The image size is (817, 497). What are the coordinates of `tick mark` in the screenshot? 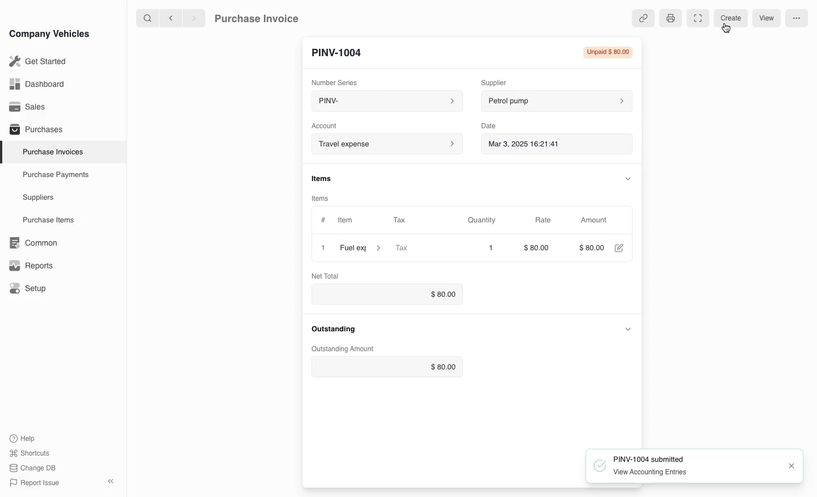 It's located at (597, 467).